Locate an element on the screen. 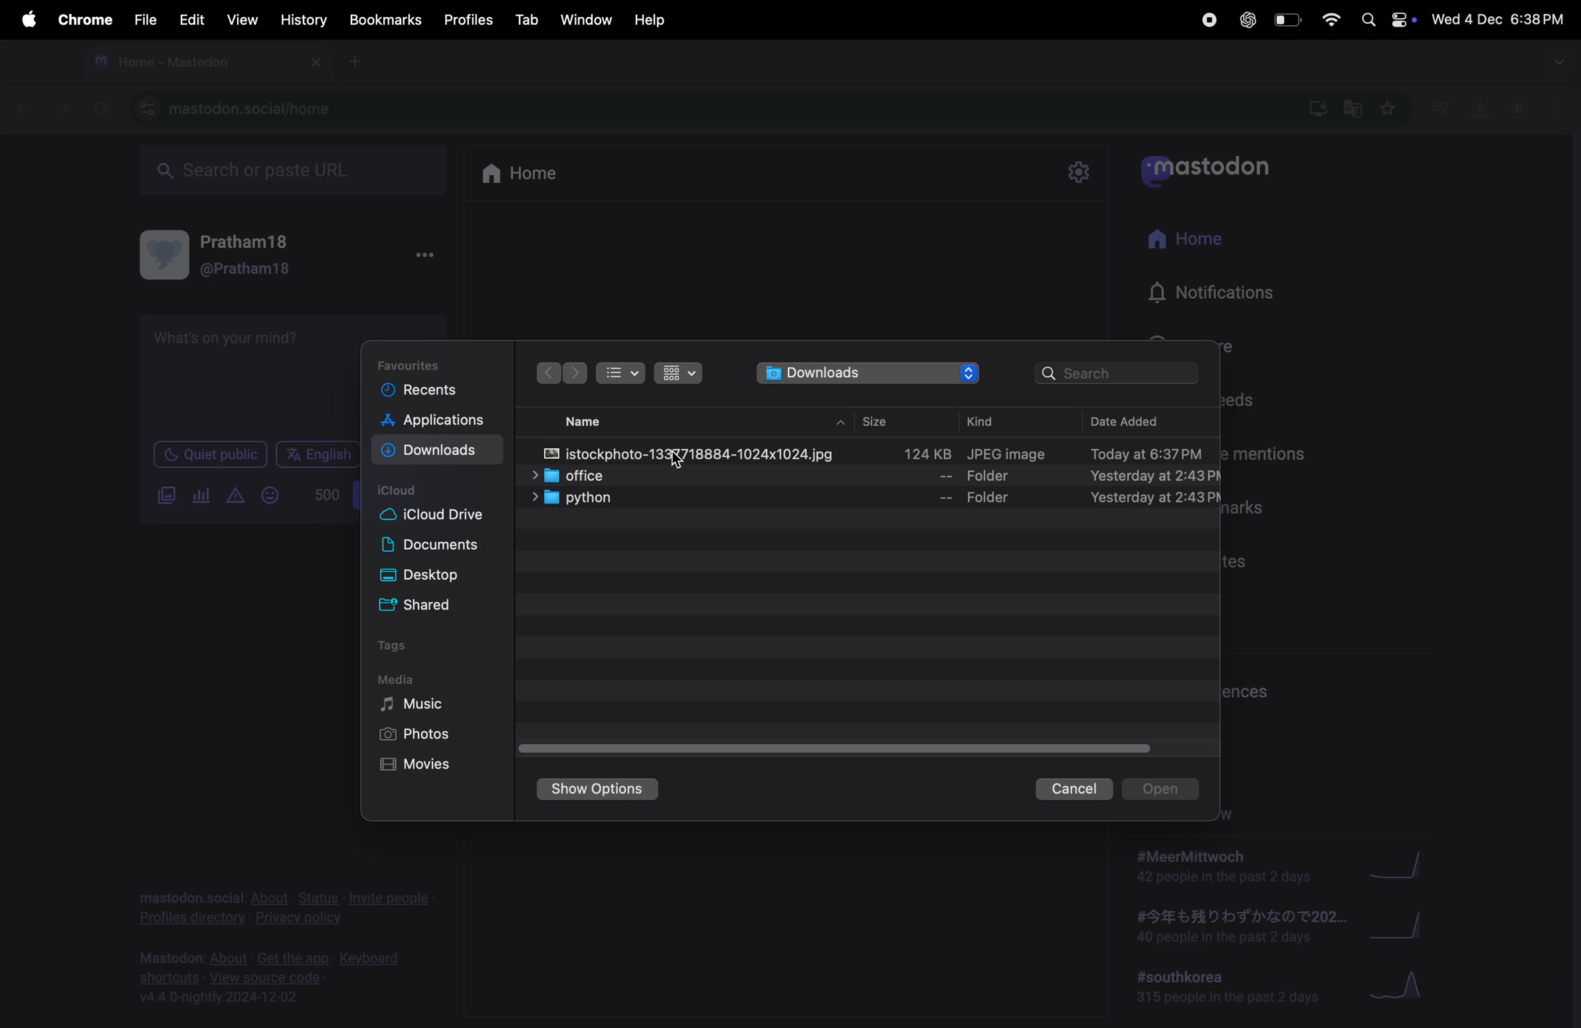  mastodon url is located at coordinates (234, 108).